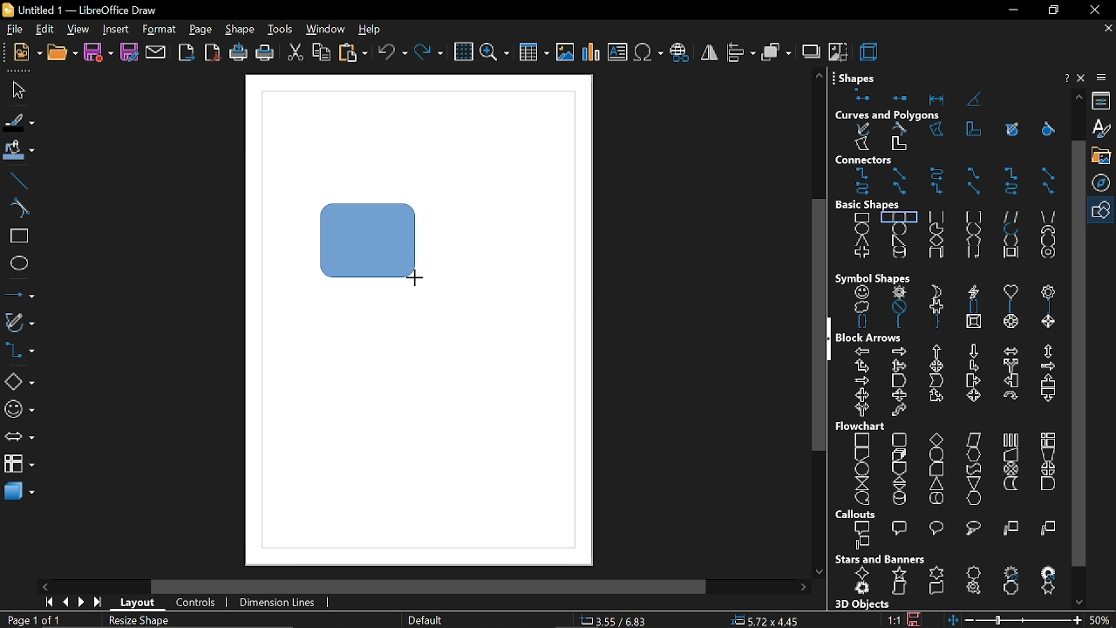 The height and width of the screenshot is (628, 1116). Describe the element at coordinates (952, 238) in the screenshot. I see `basic shapes` at that location.